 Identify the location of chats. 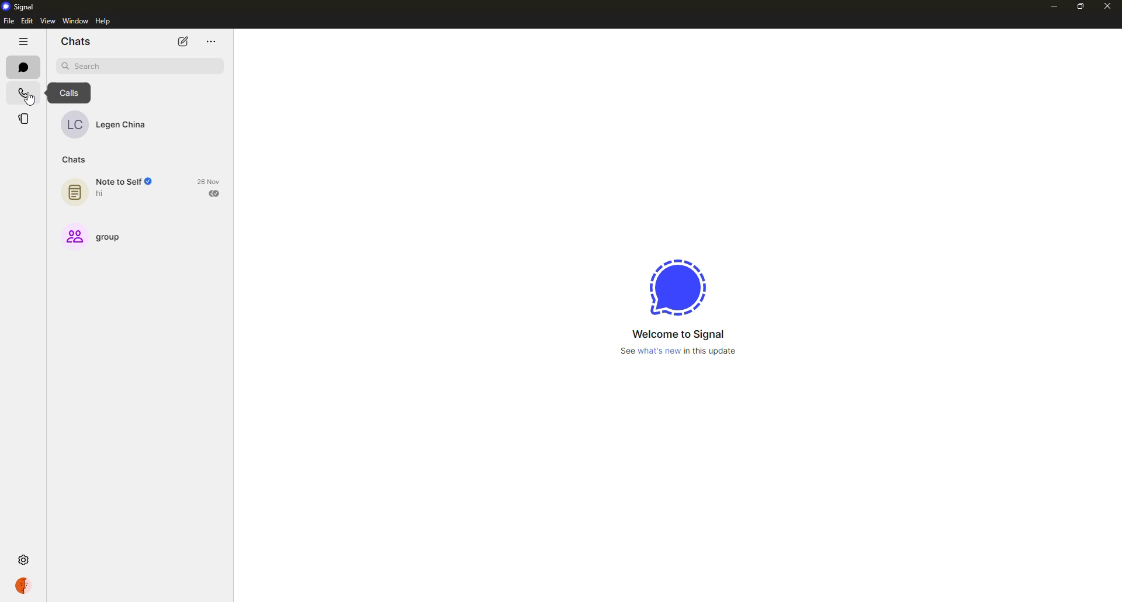
(74, 160).